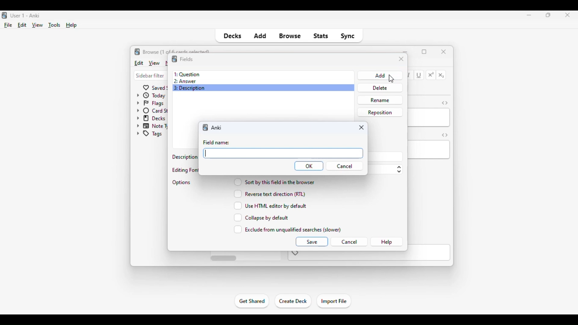  I want to click on browse, so click(290, 36).